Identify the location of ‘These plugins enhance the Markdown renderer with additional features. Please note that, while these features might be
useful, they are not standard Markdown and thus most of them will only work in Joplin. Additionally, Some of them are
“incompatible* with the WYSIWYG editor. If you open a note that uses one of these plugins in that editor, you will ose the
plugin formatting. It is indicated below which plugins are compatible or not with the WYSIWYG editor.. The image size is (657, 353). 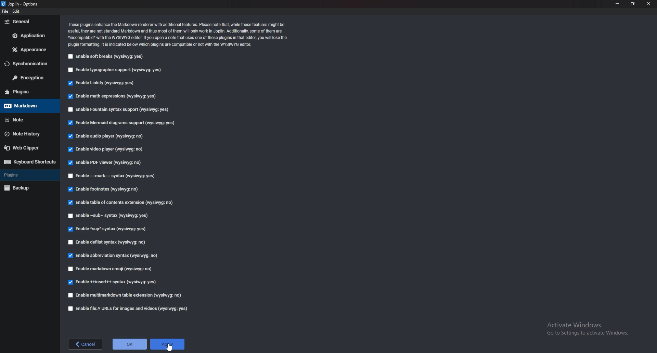
(178, 35).